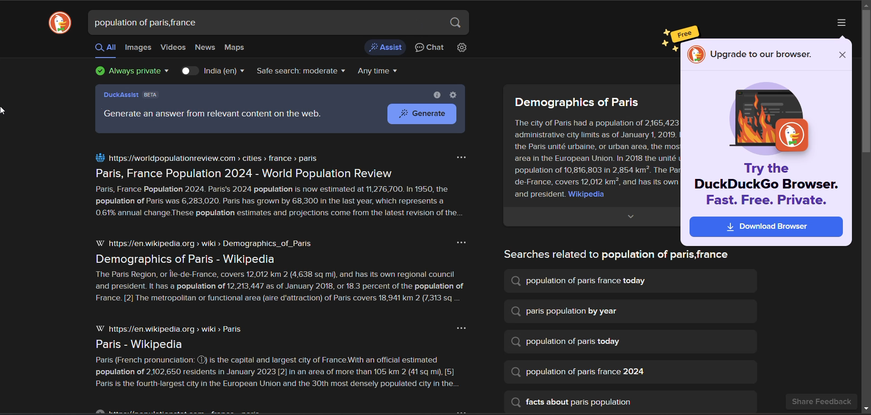  What do you see at coordinates (133, 72) in the screenshot?
I see `privacy protection badge` at bounding box center [133, 72].